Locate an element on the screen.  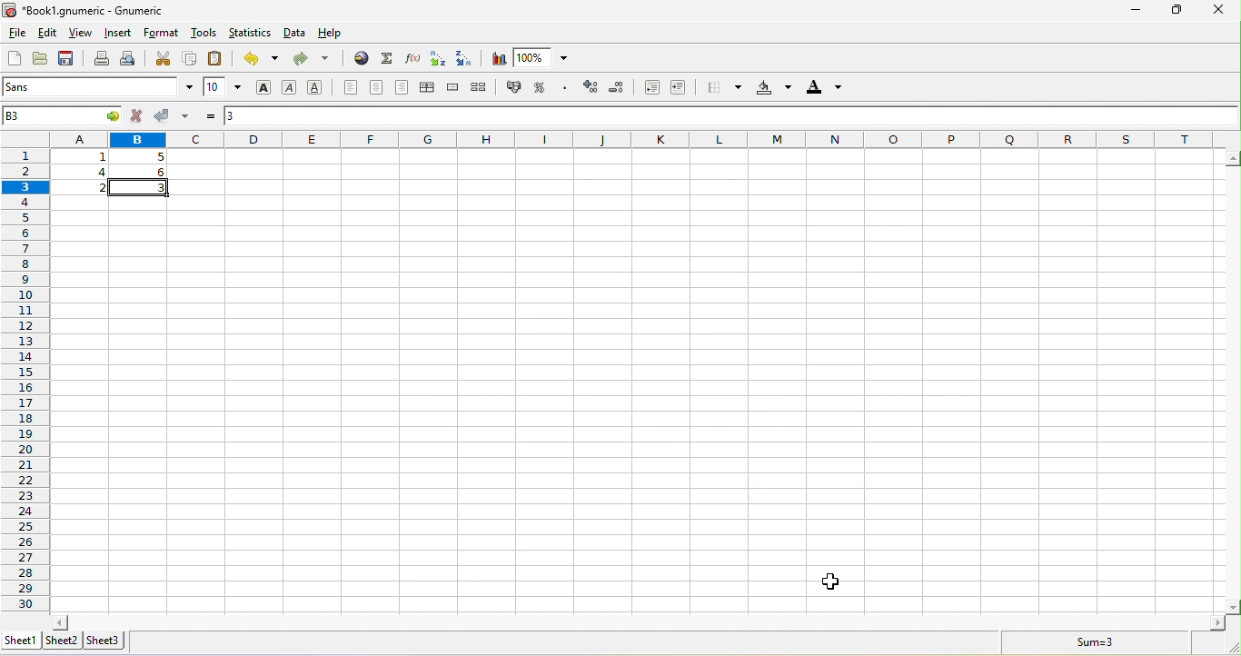
copy is located at coordinates (189, 59).